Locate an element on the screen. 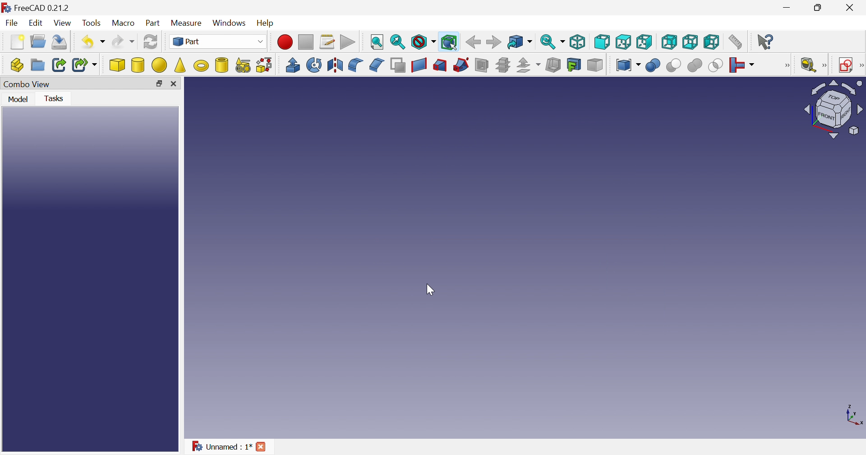 This screenshot has height=455, width=866. Measure liner is located at coordinates (808, 65).